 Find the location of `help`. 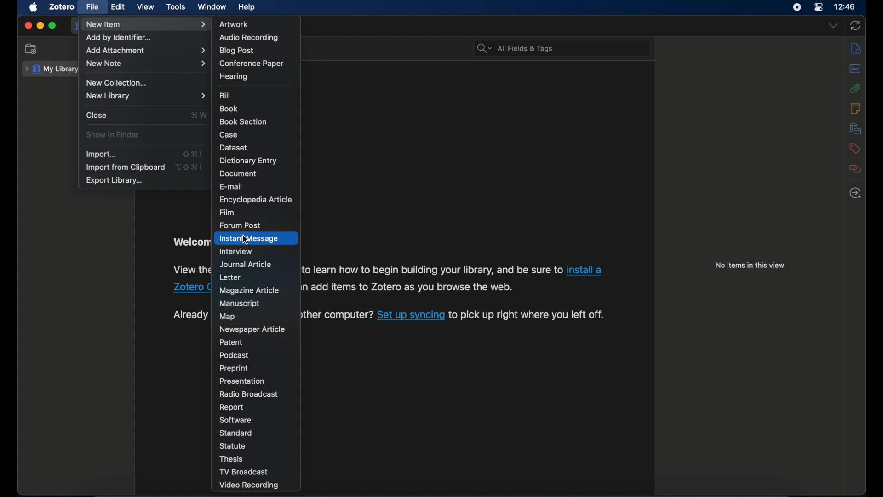

help is located at coordinates (247, 7).